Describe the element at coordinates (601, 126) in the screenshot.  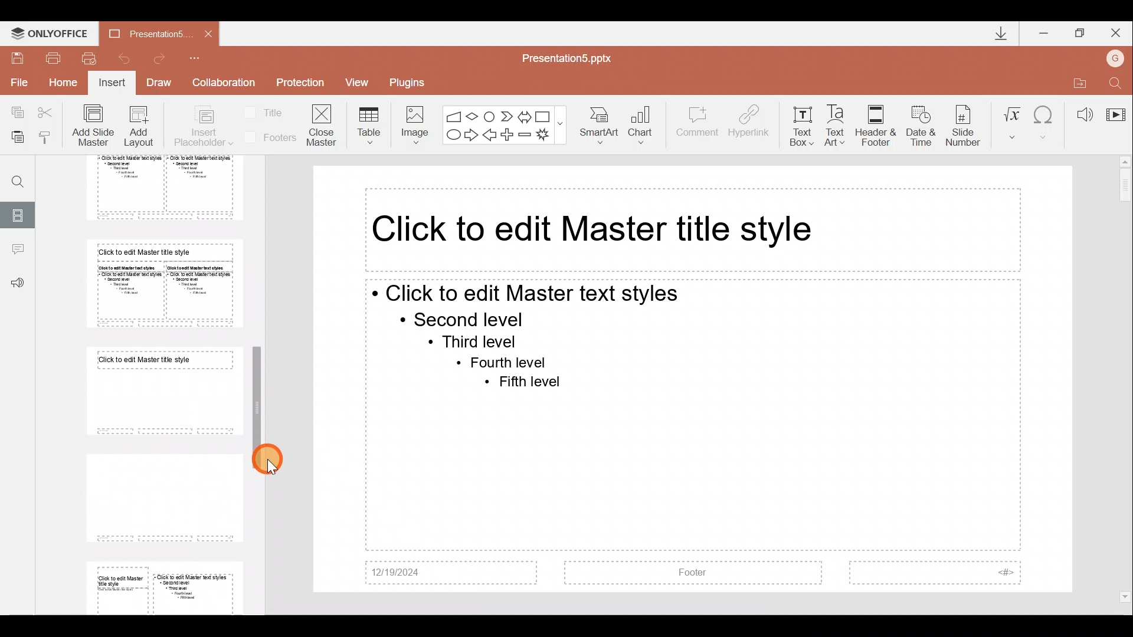
I see `SmartArt` at that location.